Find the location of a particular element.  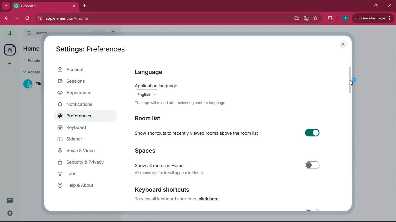

Show all rooms in Home is located at coordinates (171, 164).